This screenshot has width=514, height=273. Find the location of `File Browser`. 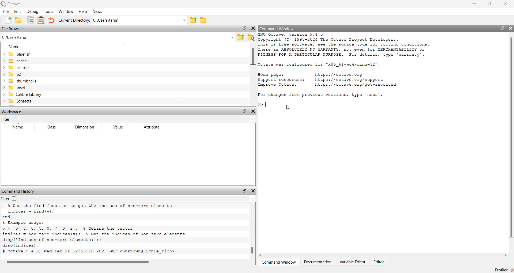

File Browser is located at coordinates (14, 29).